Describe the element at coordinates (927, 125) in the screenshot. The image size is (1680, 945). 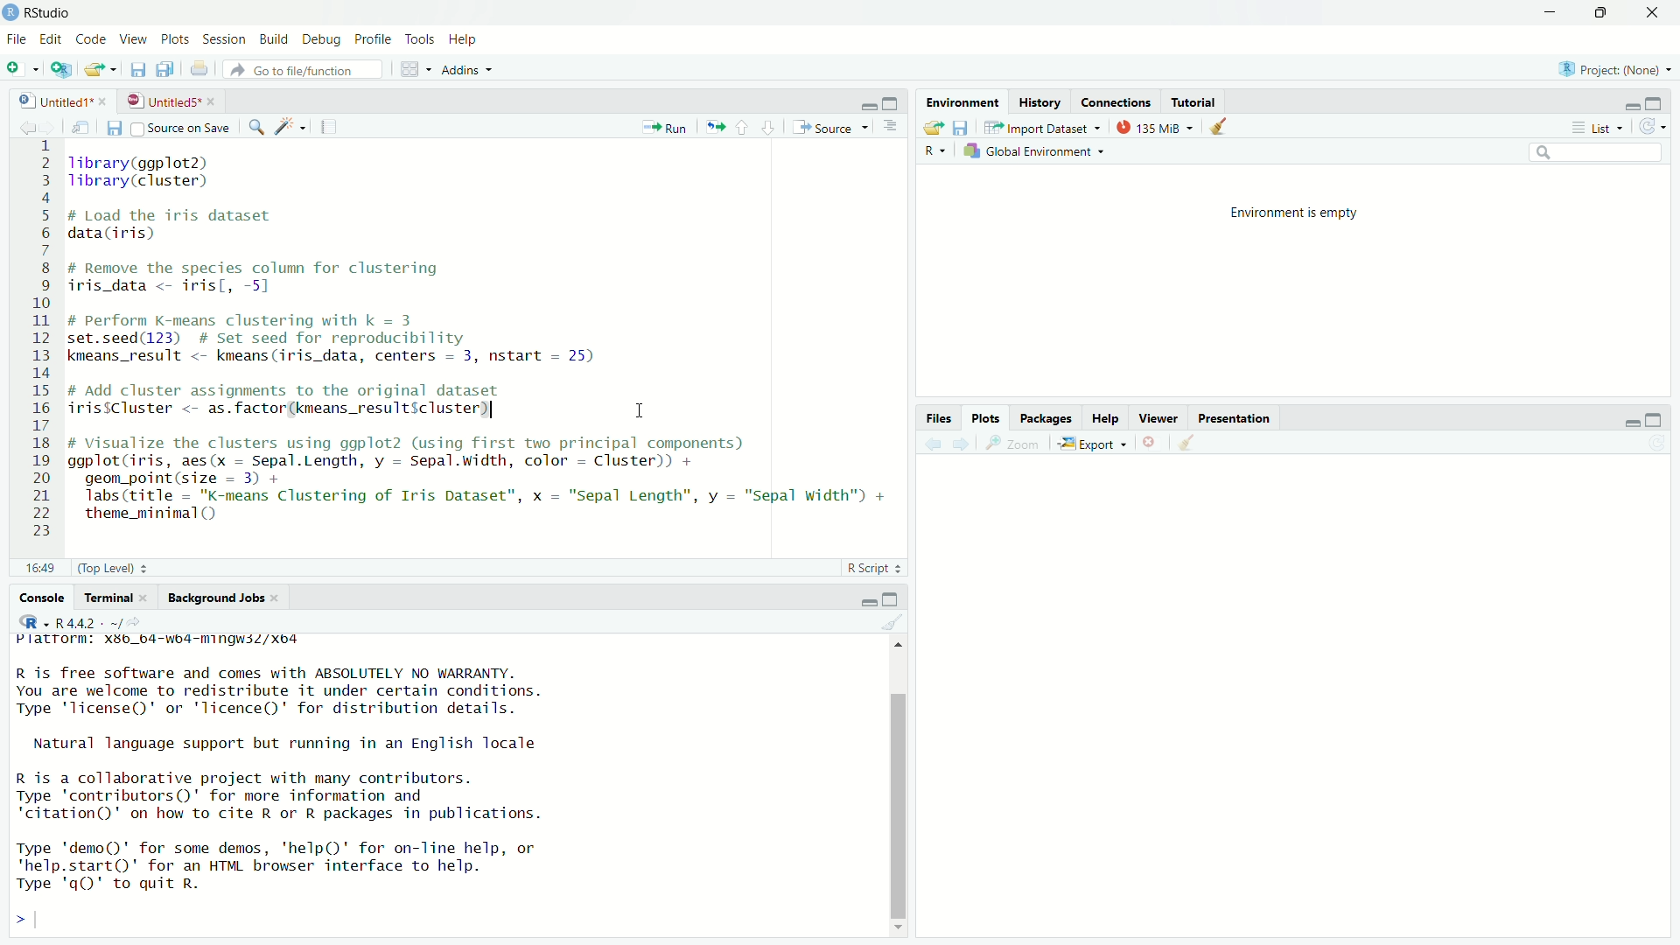
I see `load workspace` at that location.